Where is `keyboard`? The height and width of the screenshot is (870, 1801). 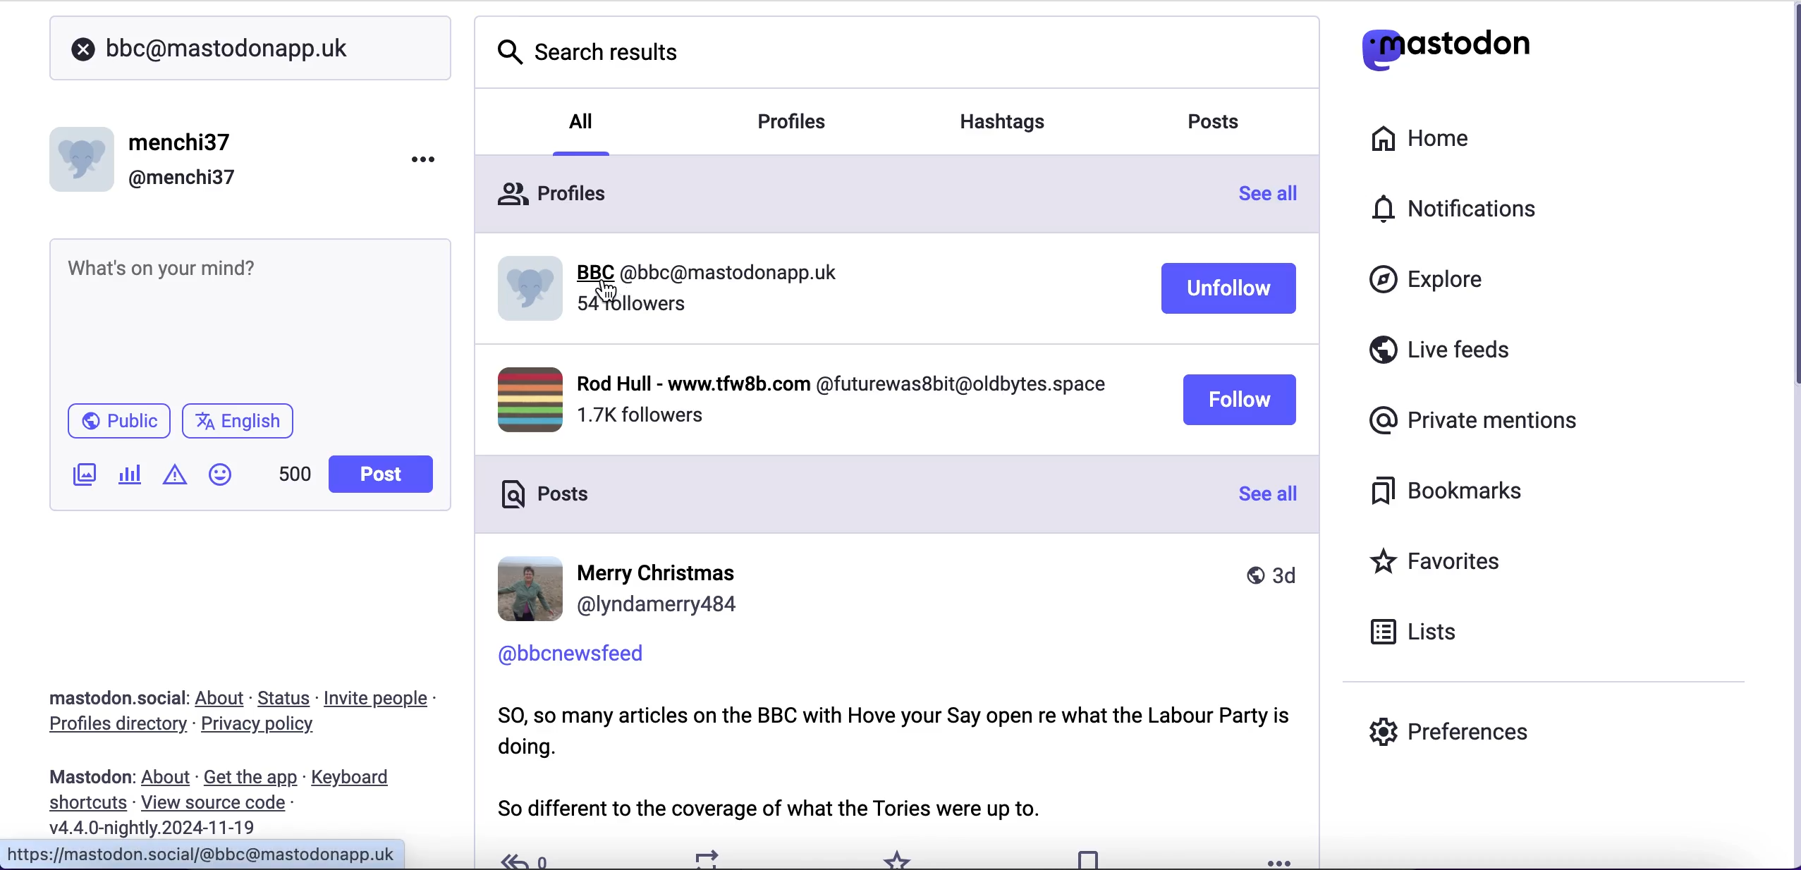
keyboard is located at coordinates (355, 779).